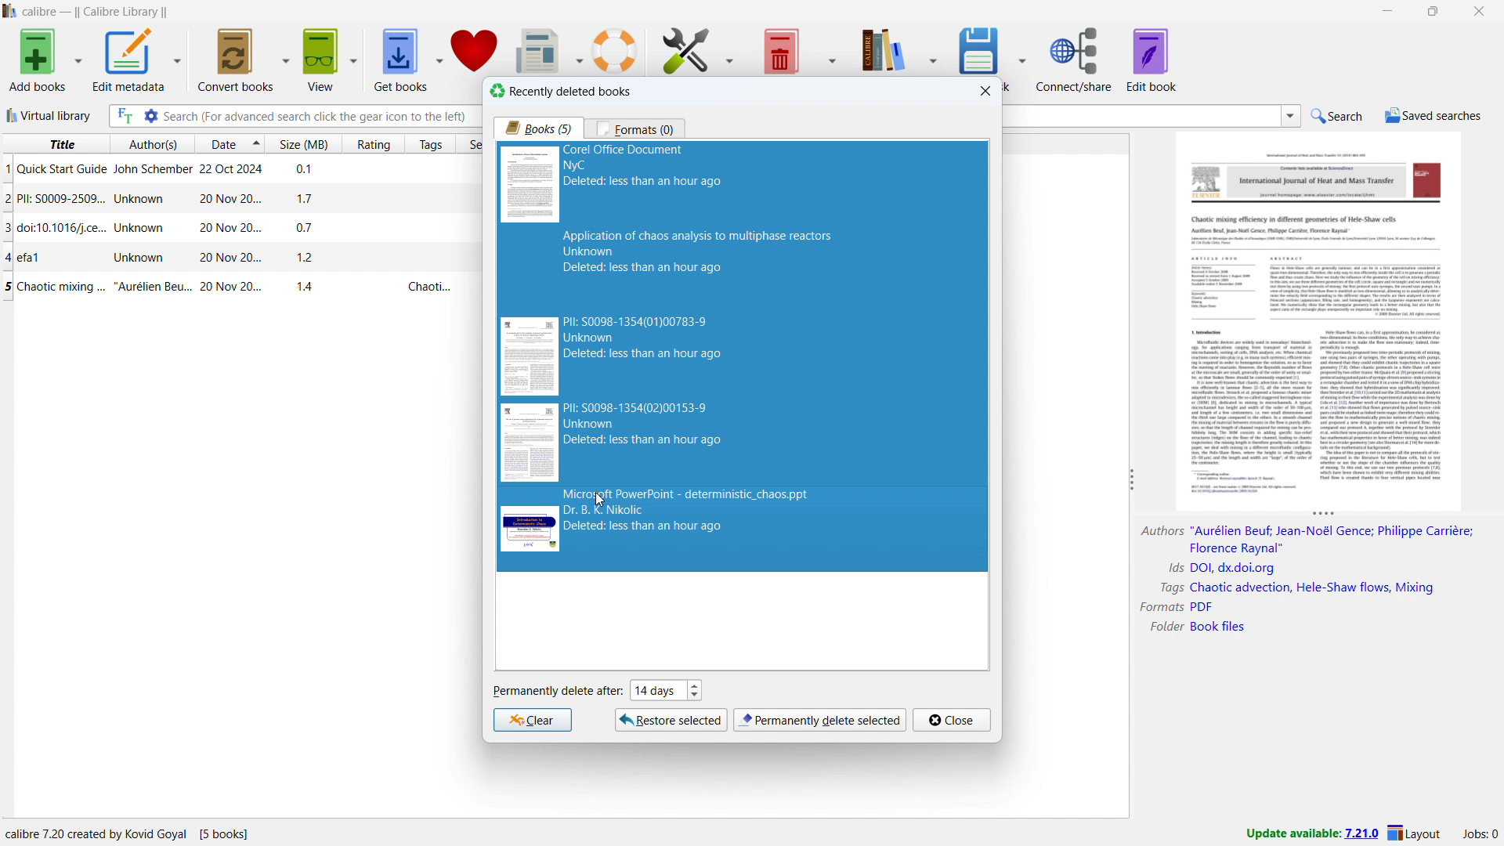 This screenshot has width=1504, height=846. What do you see at coordinates (1311, 834) in the screenshot?
I see `update` at bounding box center [1311, 834].